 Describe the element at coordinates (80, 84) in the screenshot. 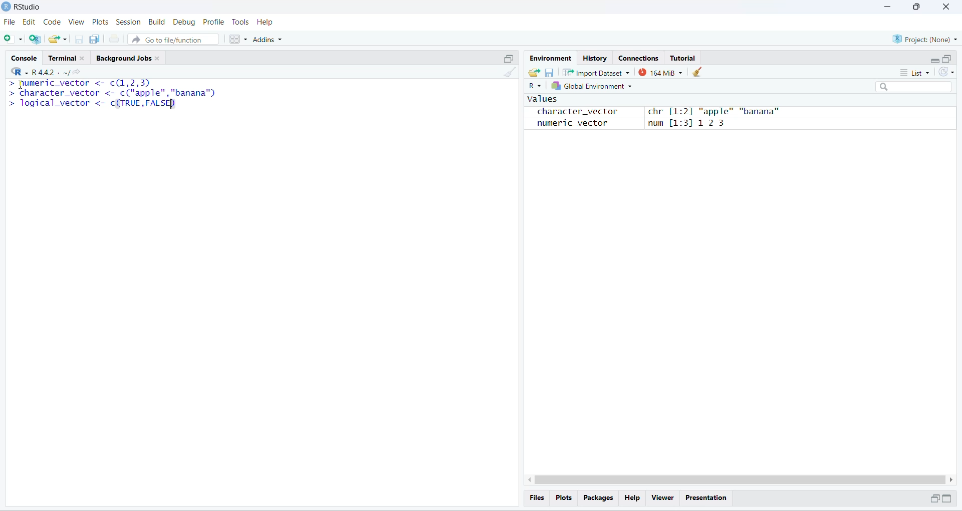

I see `numeric_vector <- c(1,2,3p` at that location.